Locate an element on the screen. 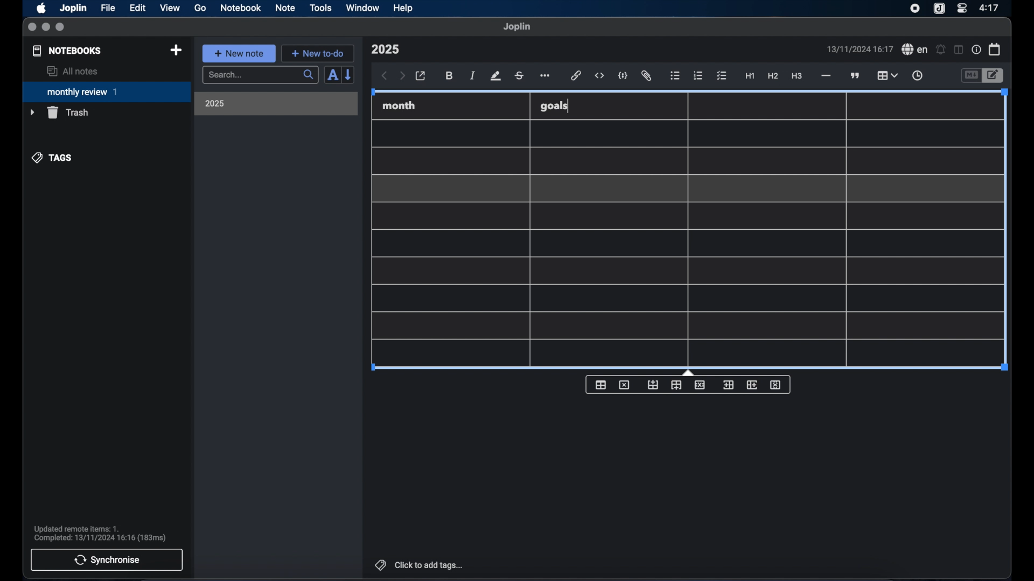  numbered list is located at coordinates (698, 75).